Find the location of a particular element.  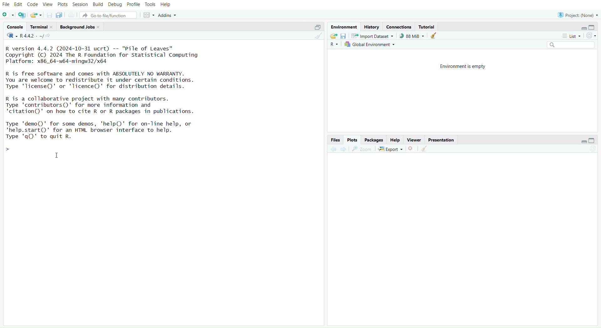

code is located at coordinates (33, 4).